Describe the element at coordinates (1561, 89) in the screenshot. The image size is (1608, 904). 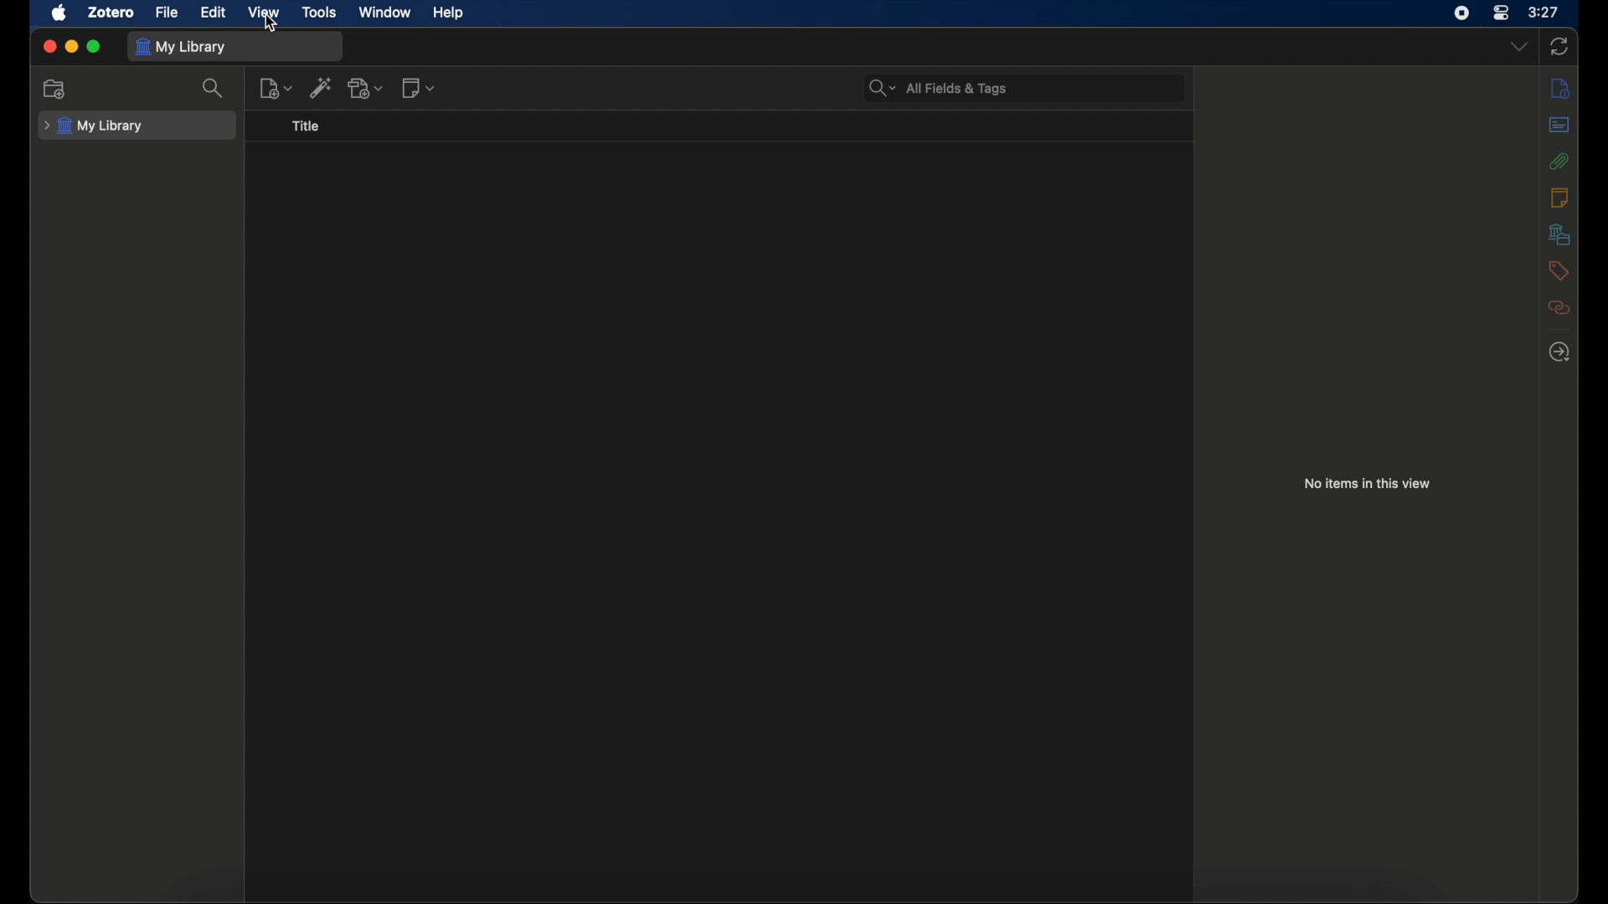
I see `info` at that location.